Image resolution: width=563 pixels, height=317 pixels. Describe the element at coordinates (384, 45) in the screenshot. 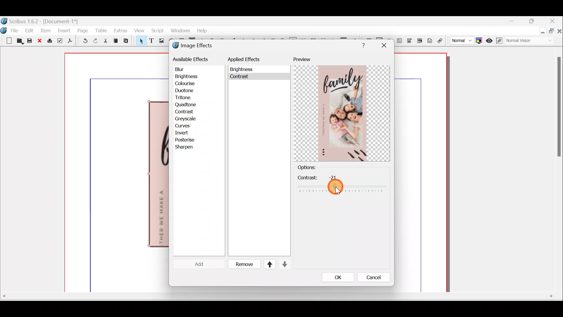

I see `` at that location.